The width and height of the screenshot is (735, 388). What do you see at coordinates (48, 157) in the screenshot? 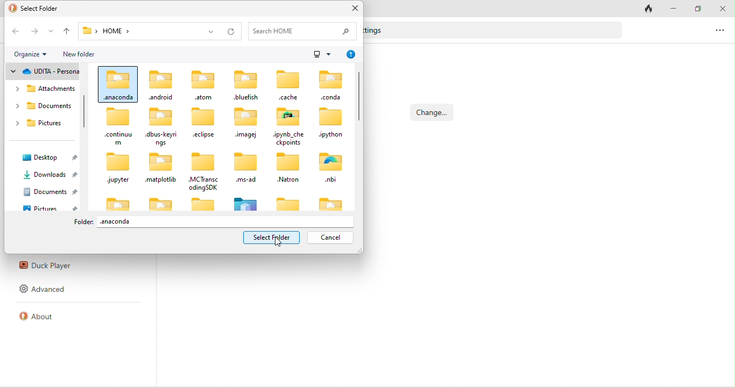
I see `desktop` at bounding box center [48, 157].